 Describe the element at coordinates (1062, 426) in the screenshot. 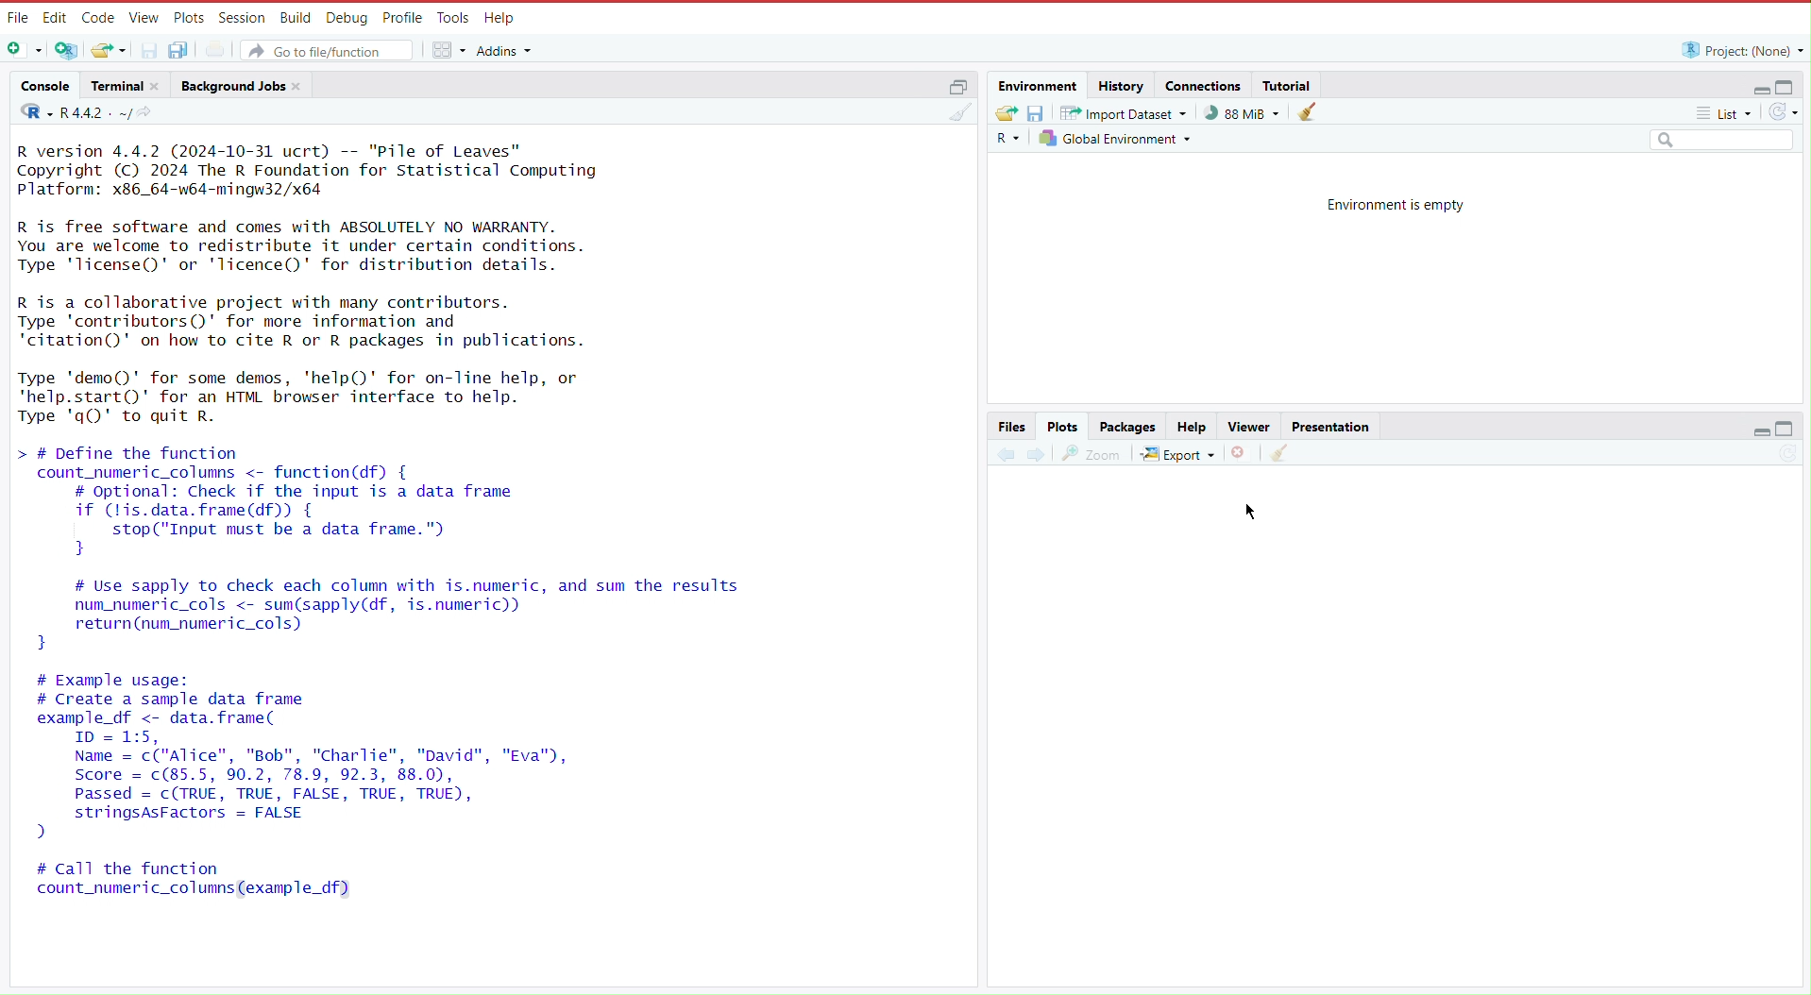

I see `s Plots` at that location.